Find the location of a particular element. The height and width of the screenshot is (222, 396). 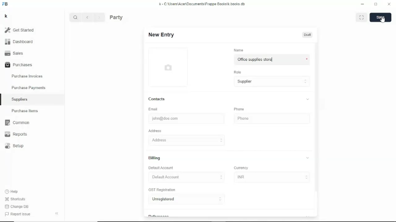

Reports is located at coordinates (16, 134).